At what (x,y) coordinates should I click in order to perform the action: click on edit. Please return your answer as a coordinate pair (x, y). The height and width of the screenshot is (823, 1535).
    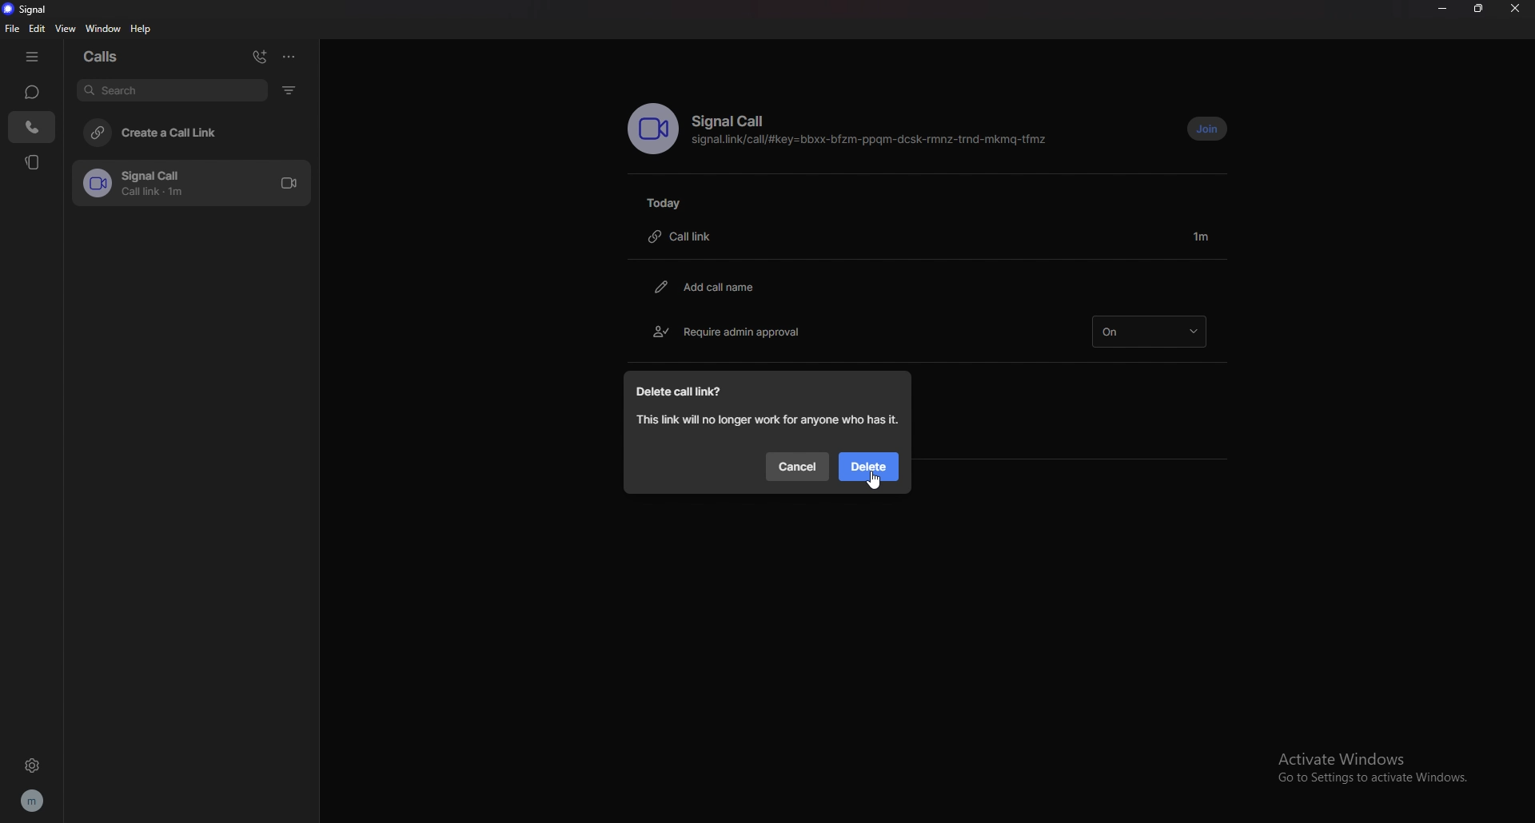
    Looking at the image, I should click on (38, 29).